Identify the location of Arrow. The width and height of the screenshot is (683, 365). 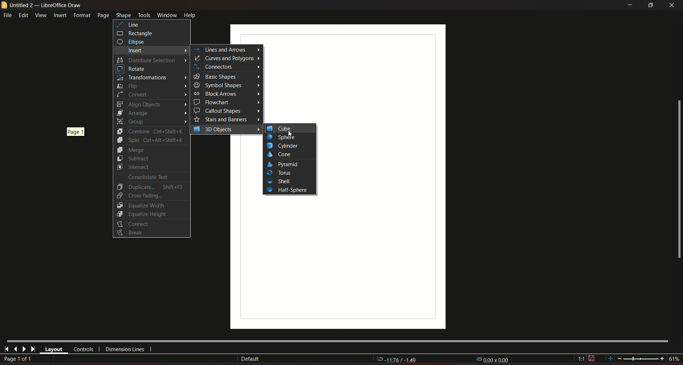
(259, 67).